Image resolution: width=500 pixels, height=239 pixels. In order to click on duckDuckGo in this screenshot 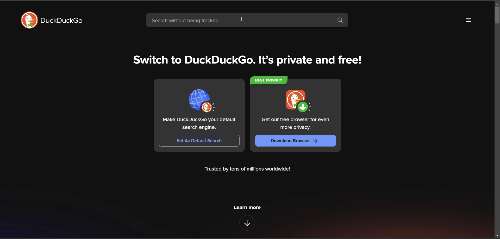, I will do `click(65, 23)`.